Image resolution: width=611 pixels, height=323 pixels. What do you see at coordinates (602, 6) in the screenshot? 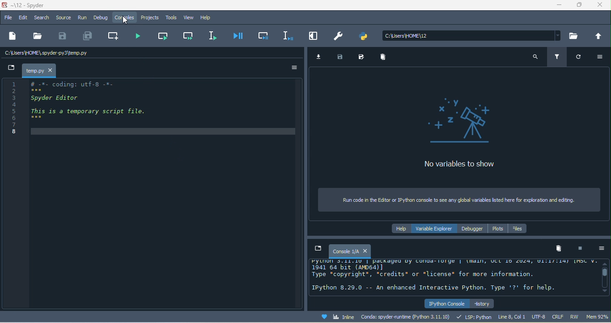
I see `close` at bounding box center [602, 6].